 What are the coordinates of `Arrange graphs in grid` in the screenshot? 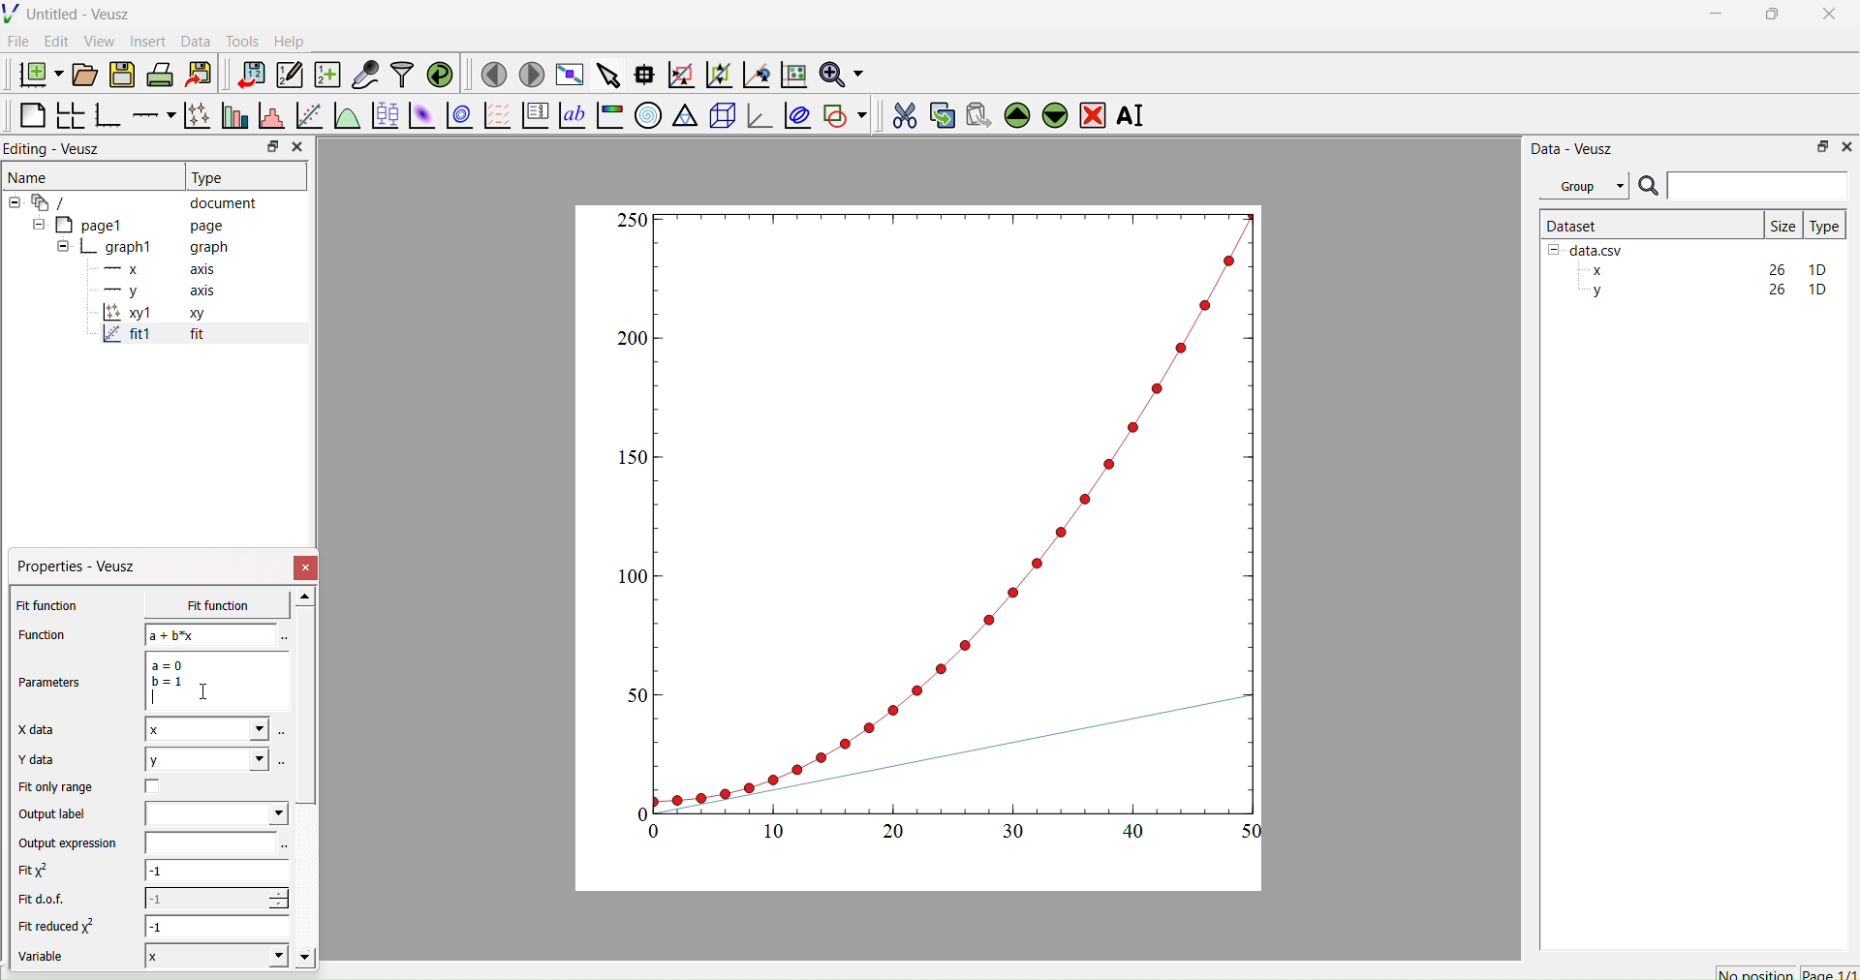 It's located at (70, 117).